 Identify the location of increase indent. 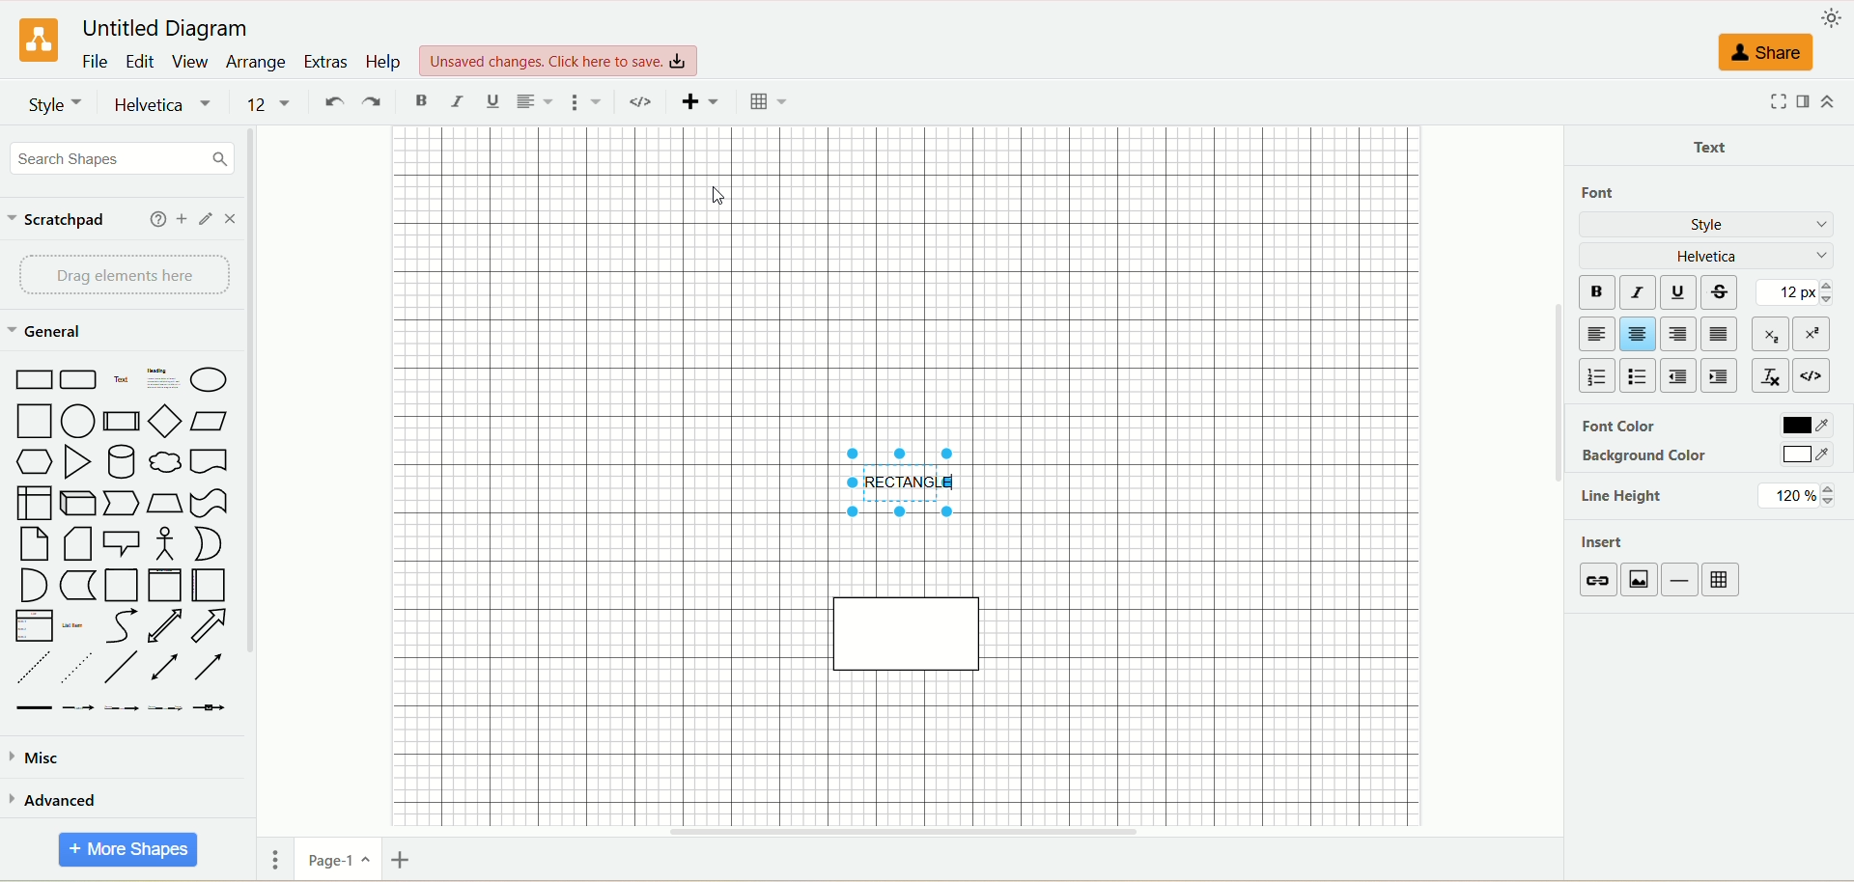
(1719, 376).